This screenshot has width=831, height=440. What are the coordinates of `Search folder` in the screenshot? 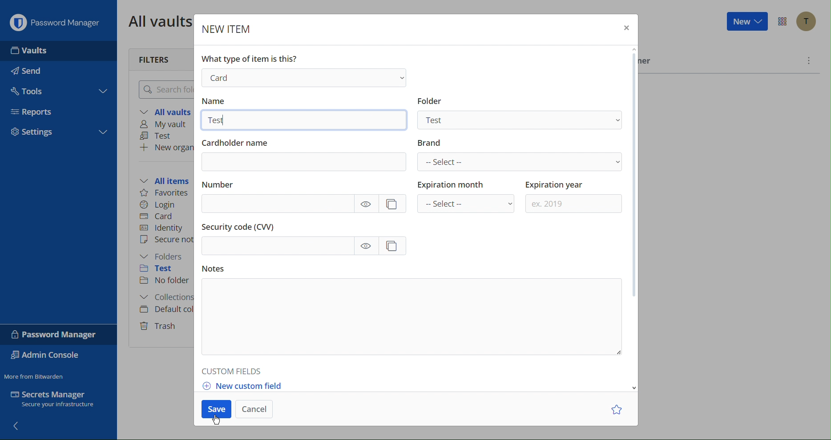 It's located at (166, 89).